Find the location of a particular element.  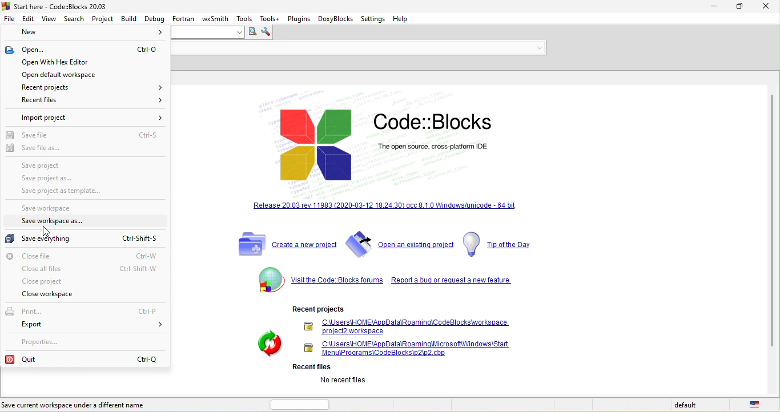

The open source, cross-platform IDE Release 20.03 rev 11983 (2020-03-12 18:24:30) gcc 8.1.0 Windows/unicode - 64 bit is located at coordinates (381, 154).